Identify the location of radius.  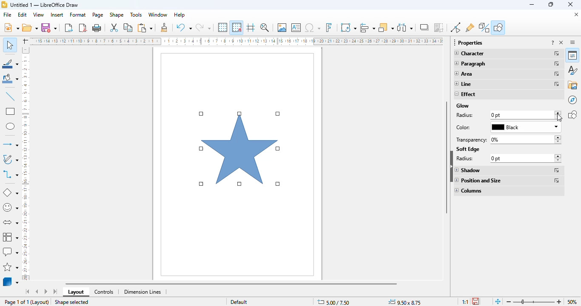
(466, 116).